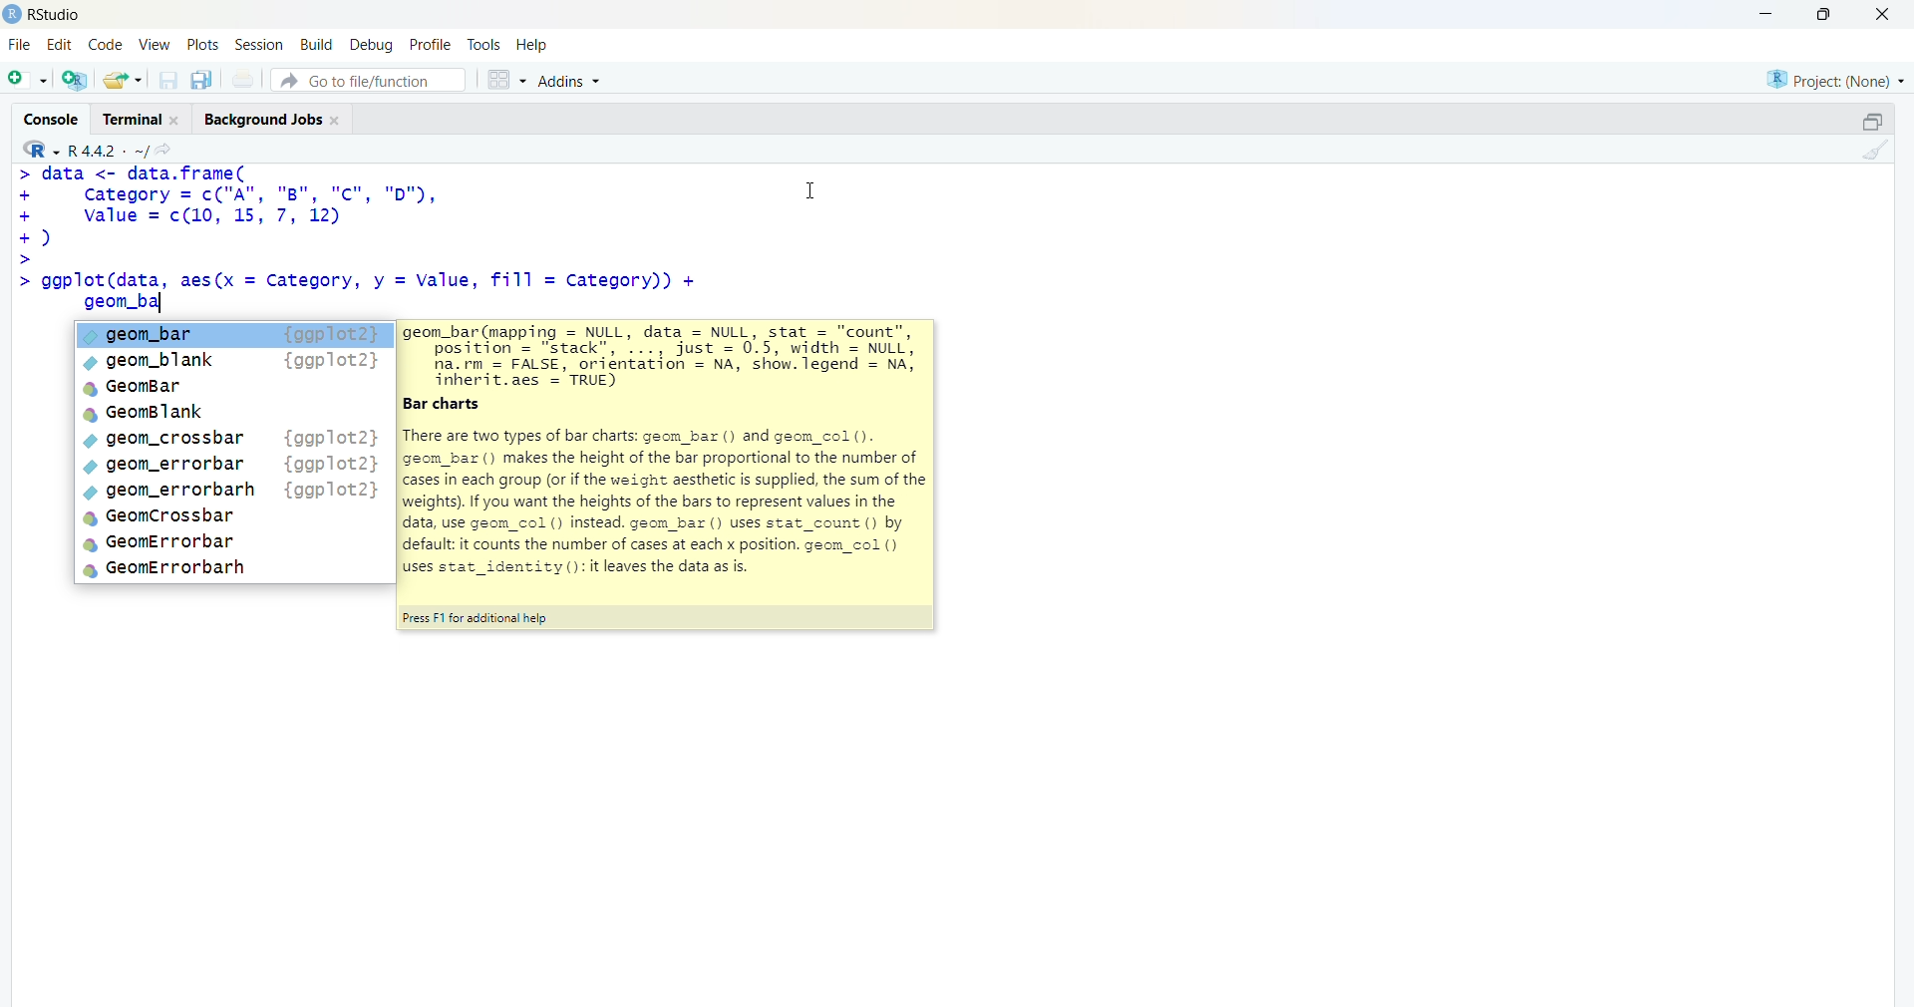 This screenshot has width=1914, height=1007. Describe the element at coordinates (368, 80) in the screenshot. I see `# Go to file/function` at that location.